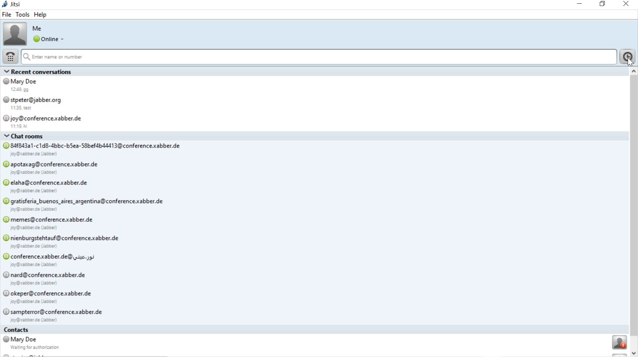 The width and height of the screenshot is (638, 357). I want to click on cursor position AT click to show call and chat history, so click(630, 61).